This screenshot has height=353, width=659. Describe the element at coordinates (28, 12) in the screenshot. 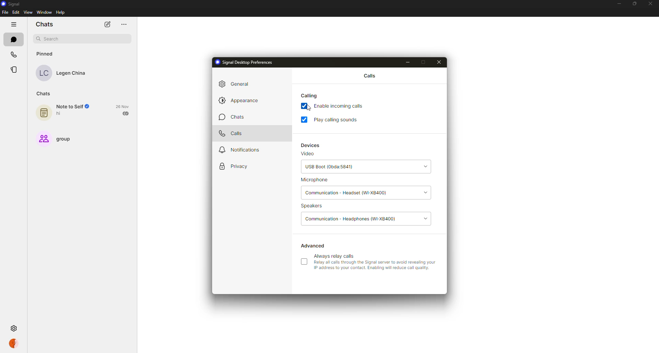

I see `view` at that location.